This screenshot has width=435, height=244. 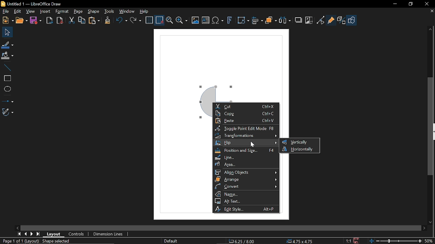 I want to click on Objects, so click(x=271, y=21).